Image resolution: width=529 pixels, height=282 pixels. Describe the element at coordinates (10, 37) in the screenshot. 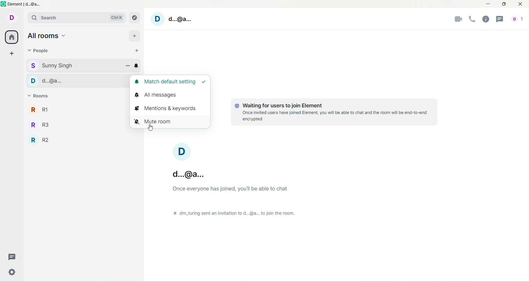

I see `all rooms` at that location.